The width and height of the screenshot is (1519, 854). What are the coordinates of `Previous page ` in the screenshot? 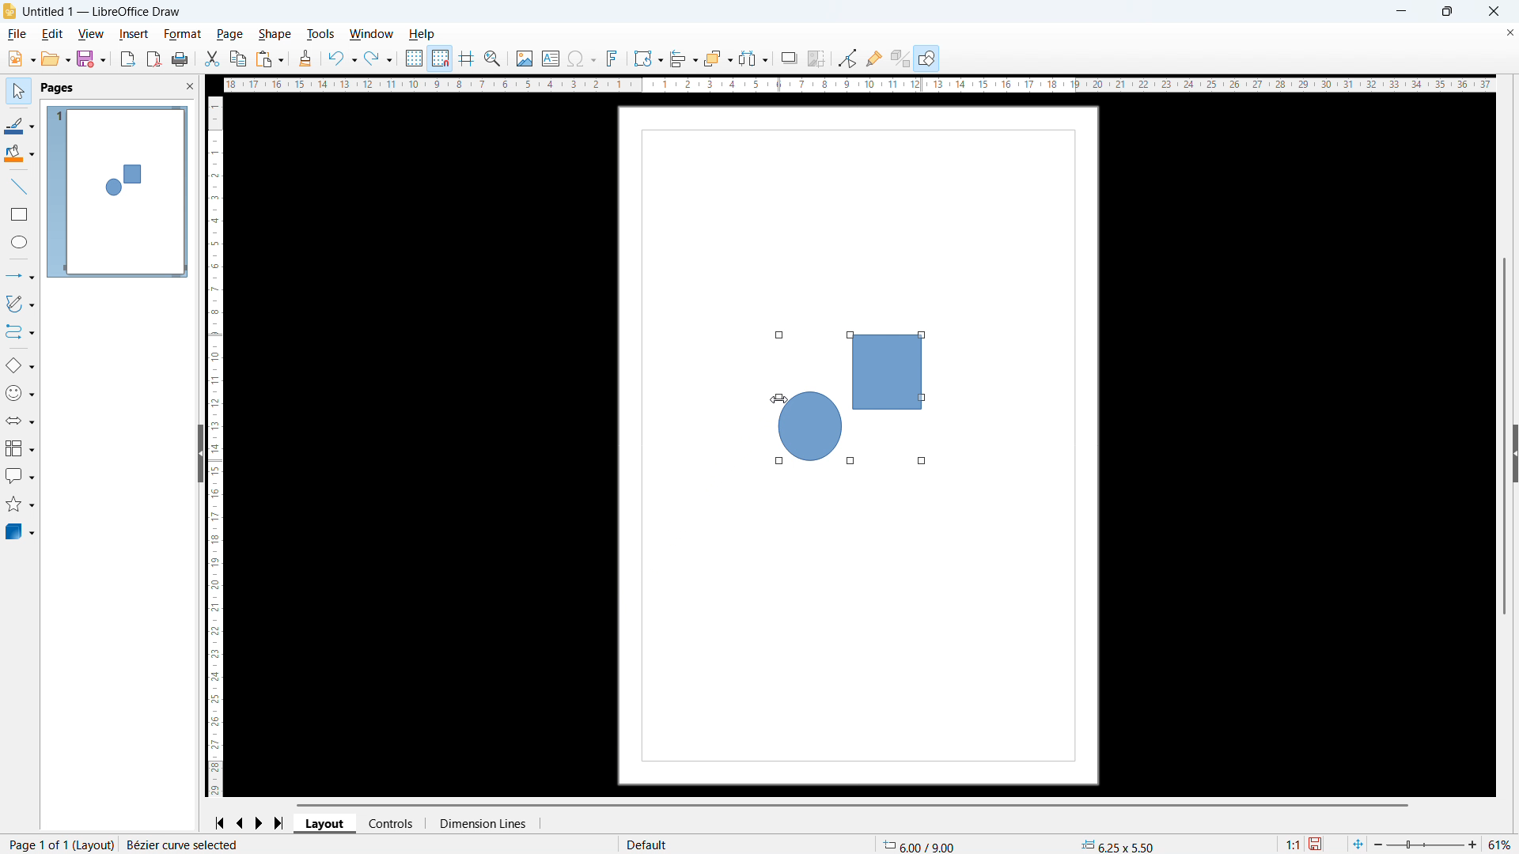 It's located at (241, 824).